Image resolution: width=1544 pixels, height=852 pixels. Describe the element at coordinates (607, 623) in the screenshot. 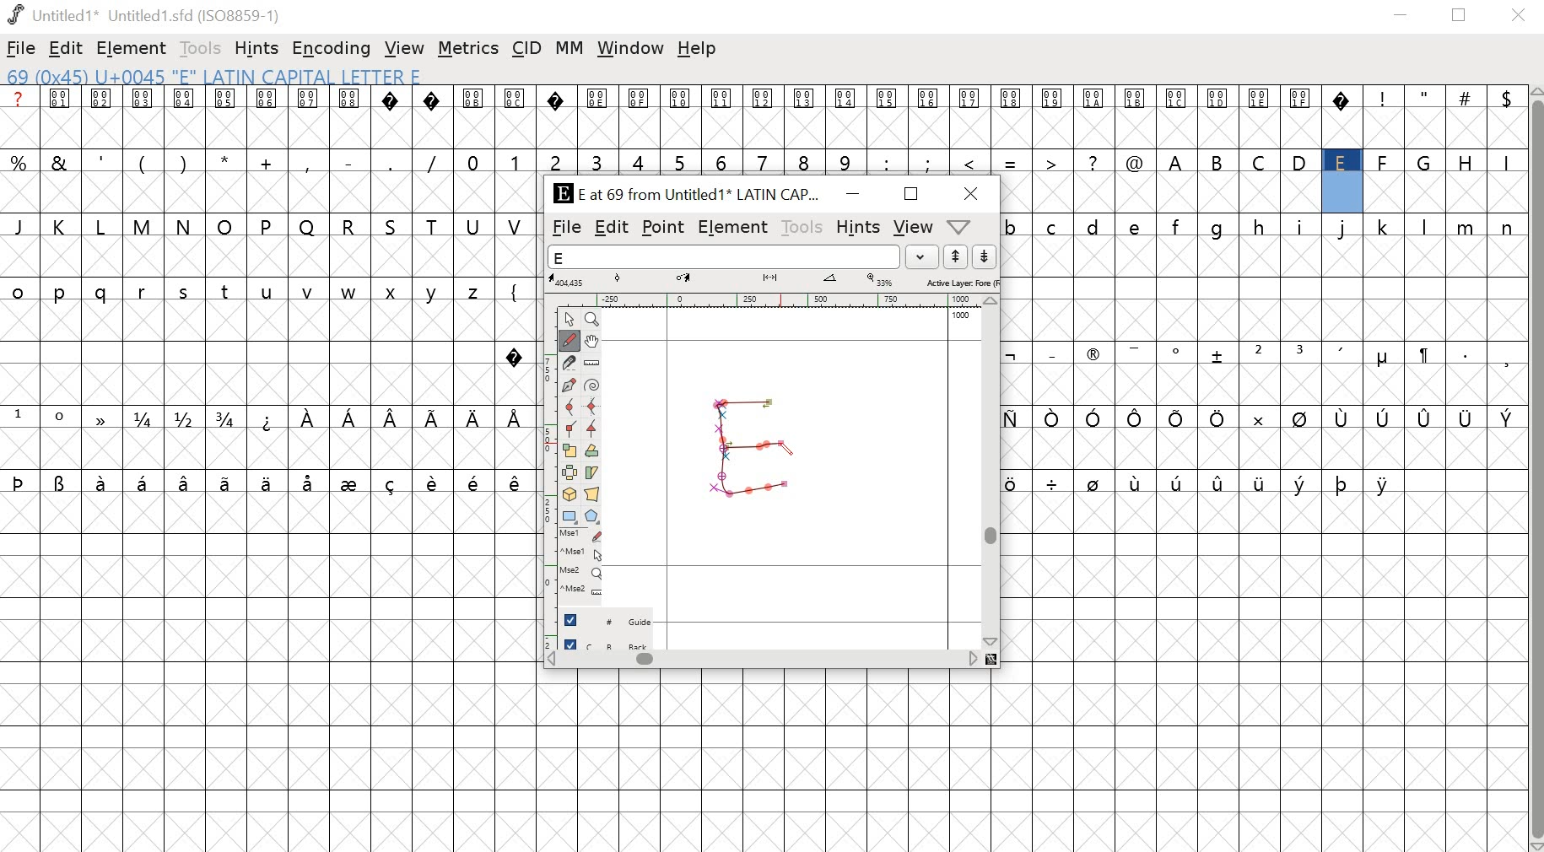

I see `guide layer` at that location.